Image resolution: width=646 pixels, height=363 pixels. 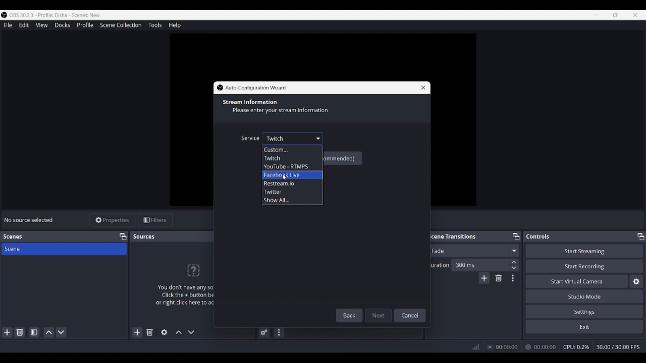 I want to click on Window title, so click(x=256, y=88).